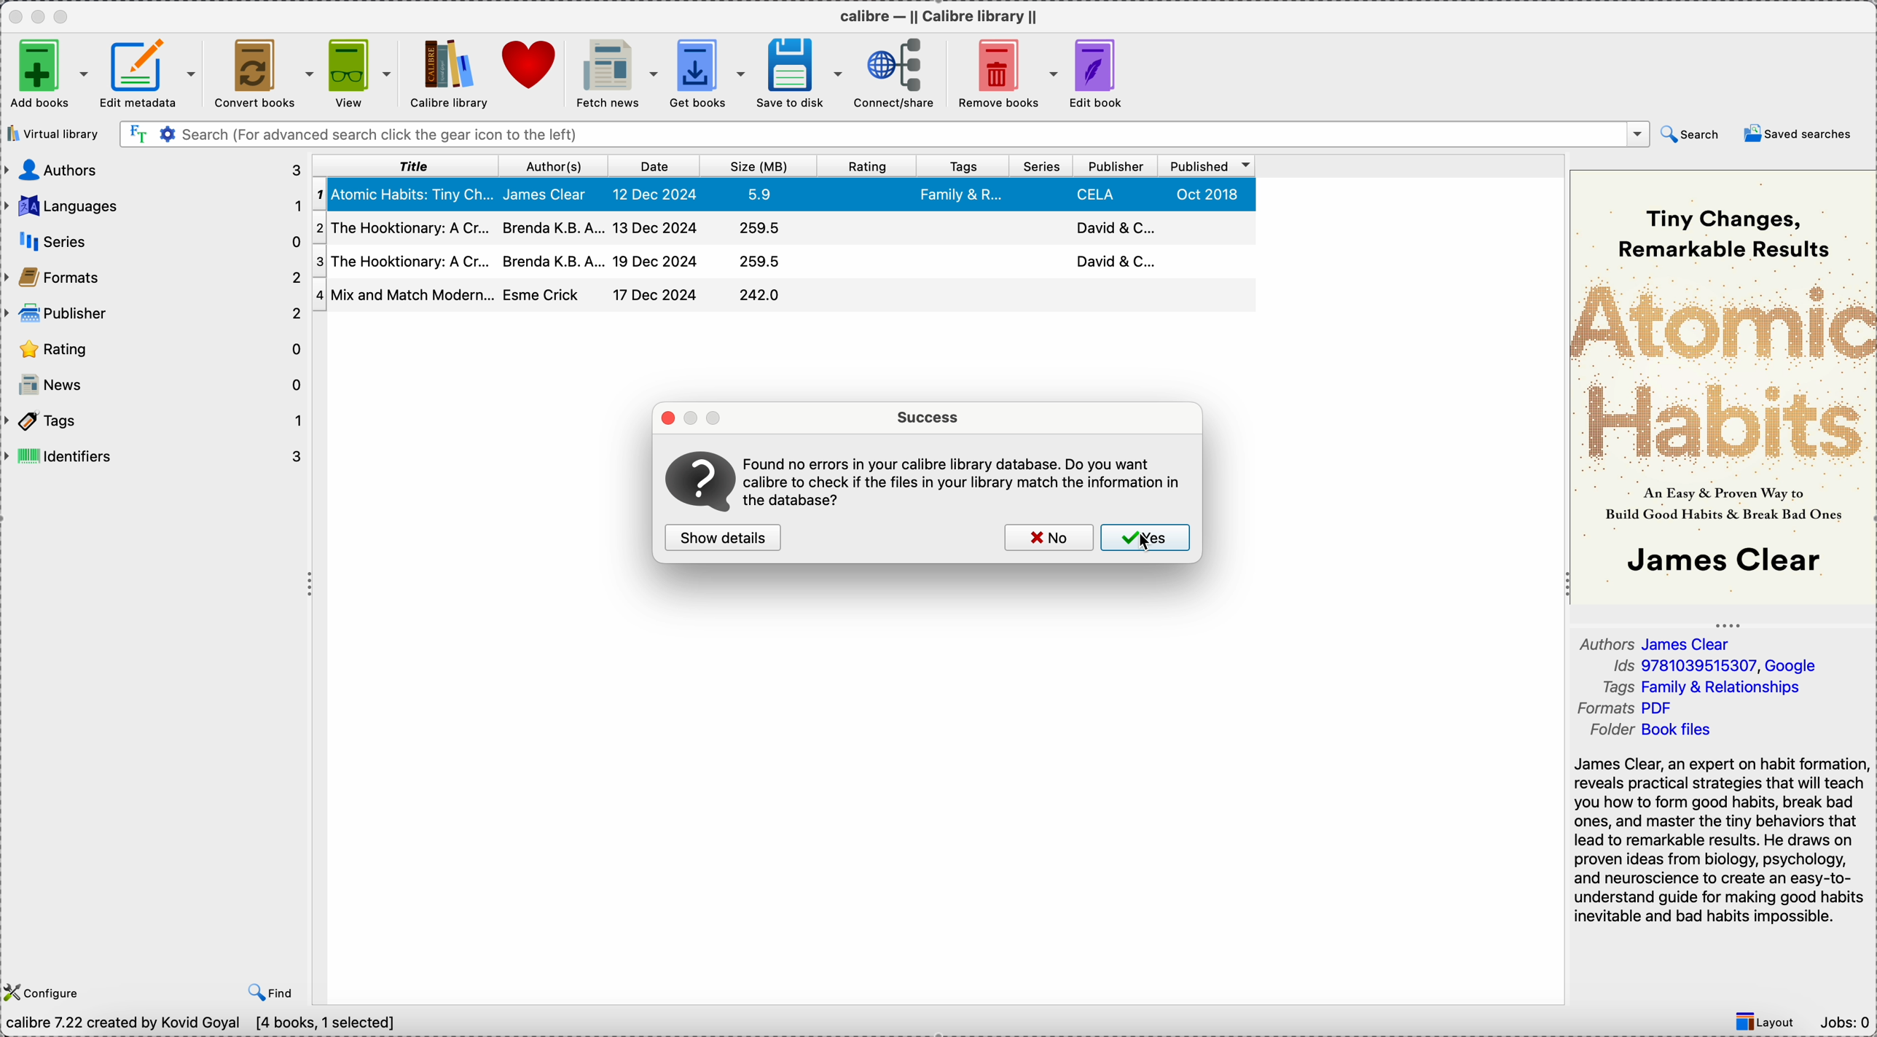 This screenshot has width=1877, height=1037. What do you see at coordinates (785, 197) in the screenshot?
I see `first book` at bounding box center [785, 197].